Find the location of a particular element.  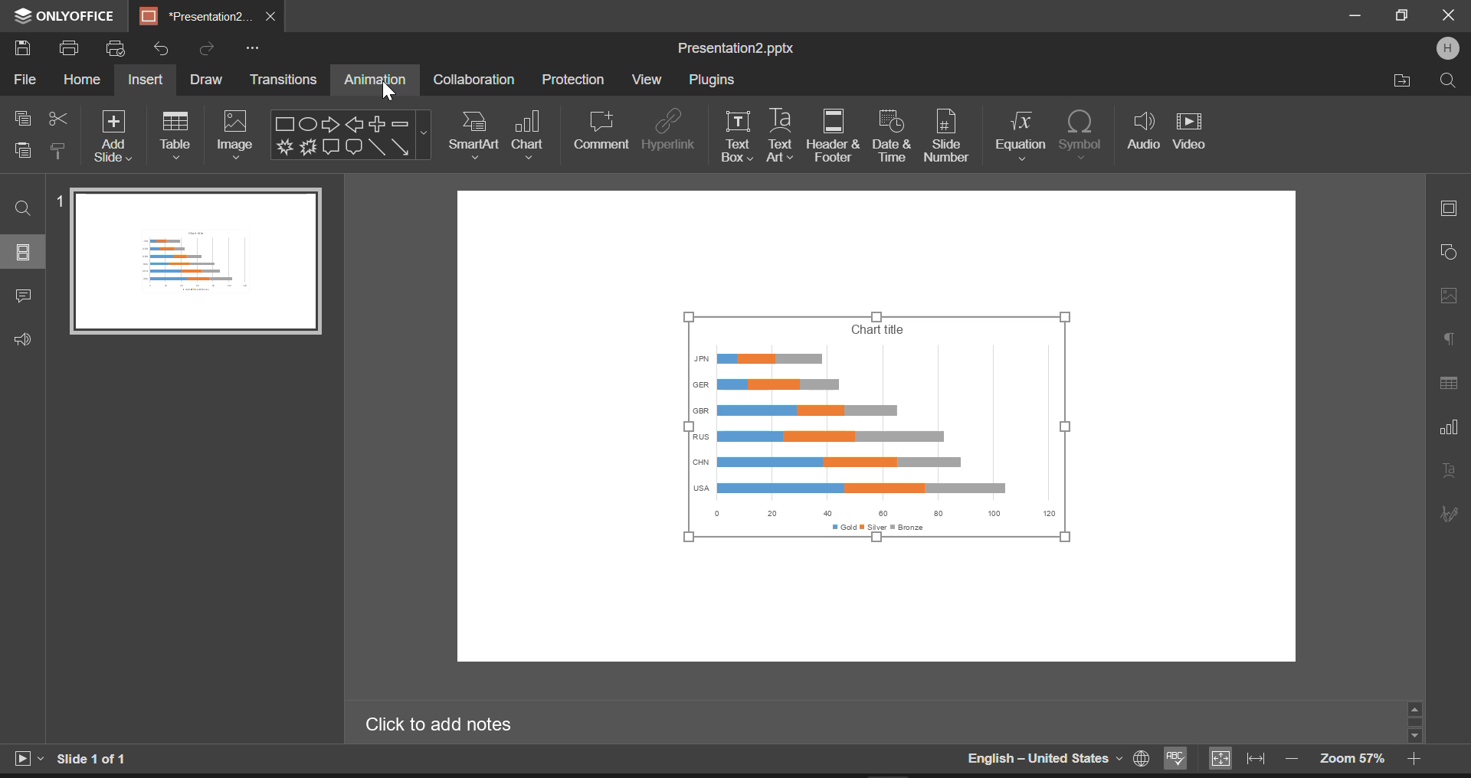

Date & time is located at coordinates (893, 136).